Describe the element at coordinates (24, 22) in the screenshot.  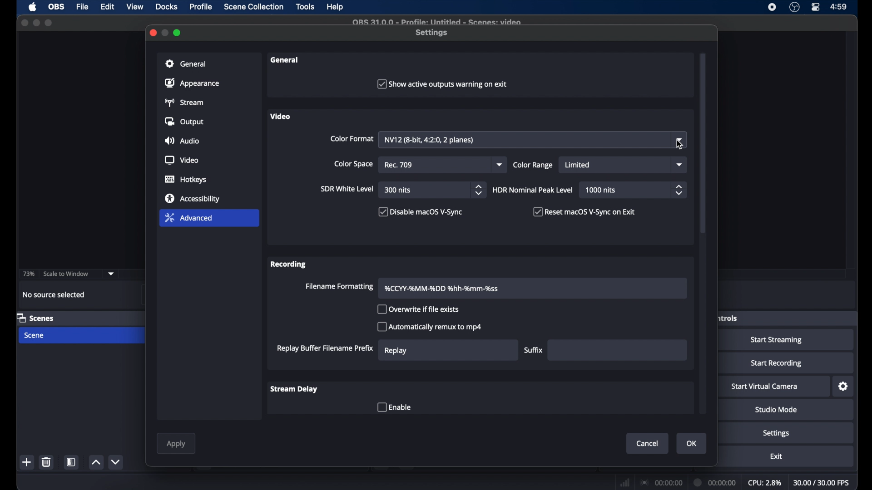
I see `close` at that location.